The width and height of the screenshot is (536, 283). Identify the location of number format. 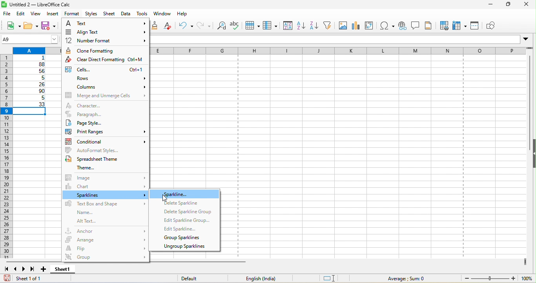
(104, 41).